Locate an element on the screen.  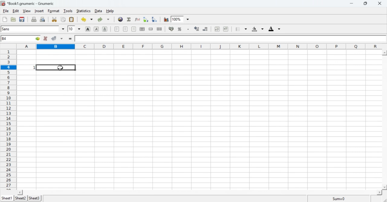
Statistics is located at coordinates (84, 11).